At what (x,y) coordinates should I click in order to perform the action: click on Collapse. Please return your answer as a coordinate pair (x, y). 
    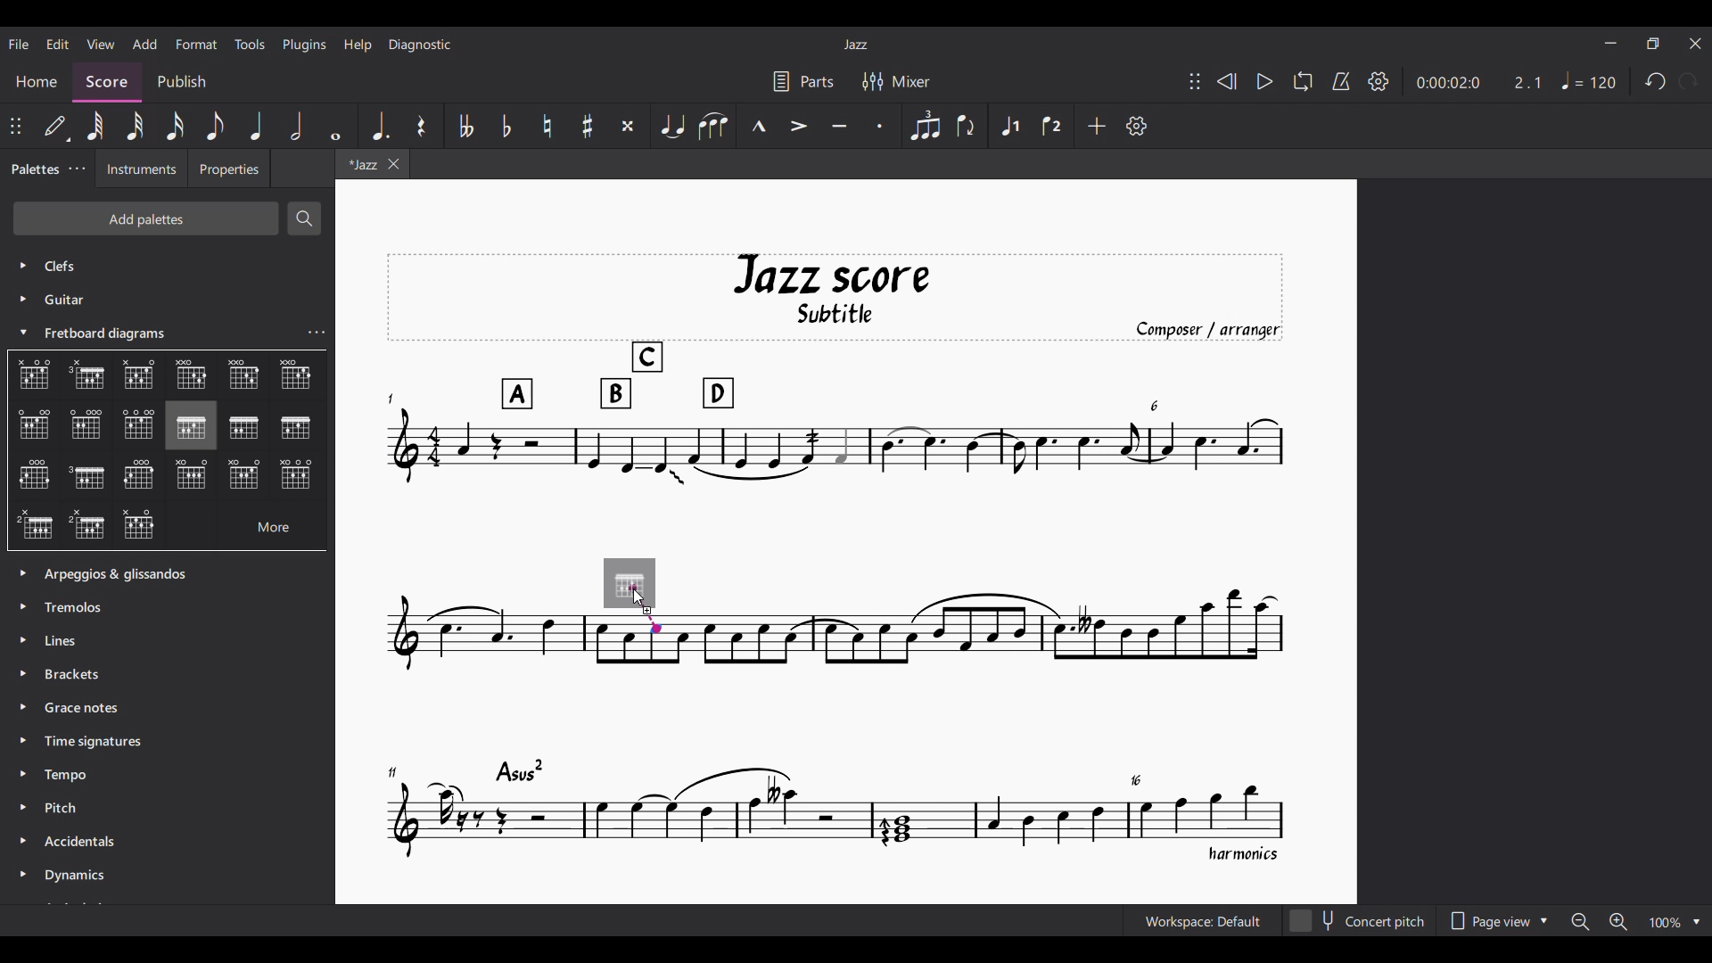
    Looking at the image, I should click on (24, 331).